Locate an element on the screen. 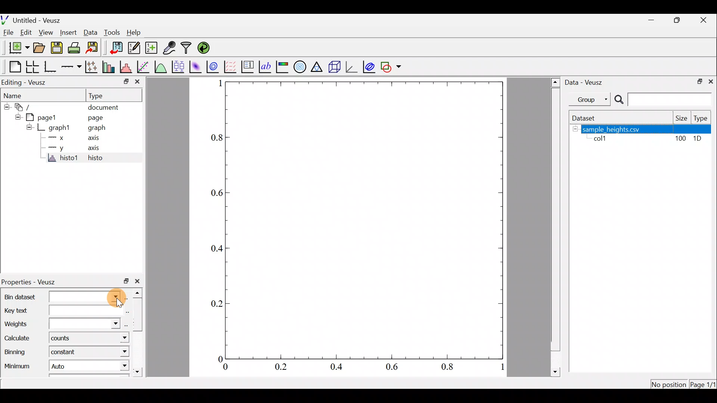 The height and width of the screenshot is (403, 717). File is located at coordinates (9, 33).